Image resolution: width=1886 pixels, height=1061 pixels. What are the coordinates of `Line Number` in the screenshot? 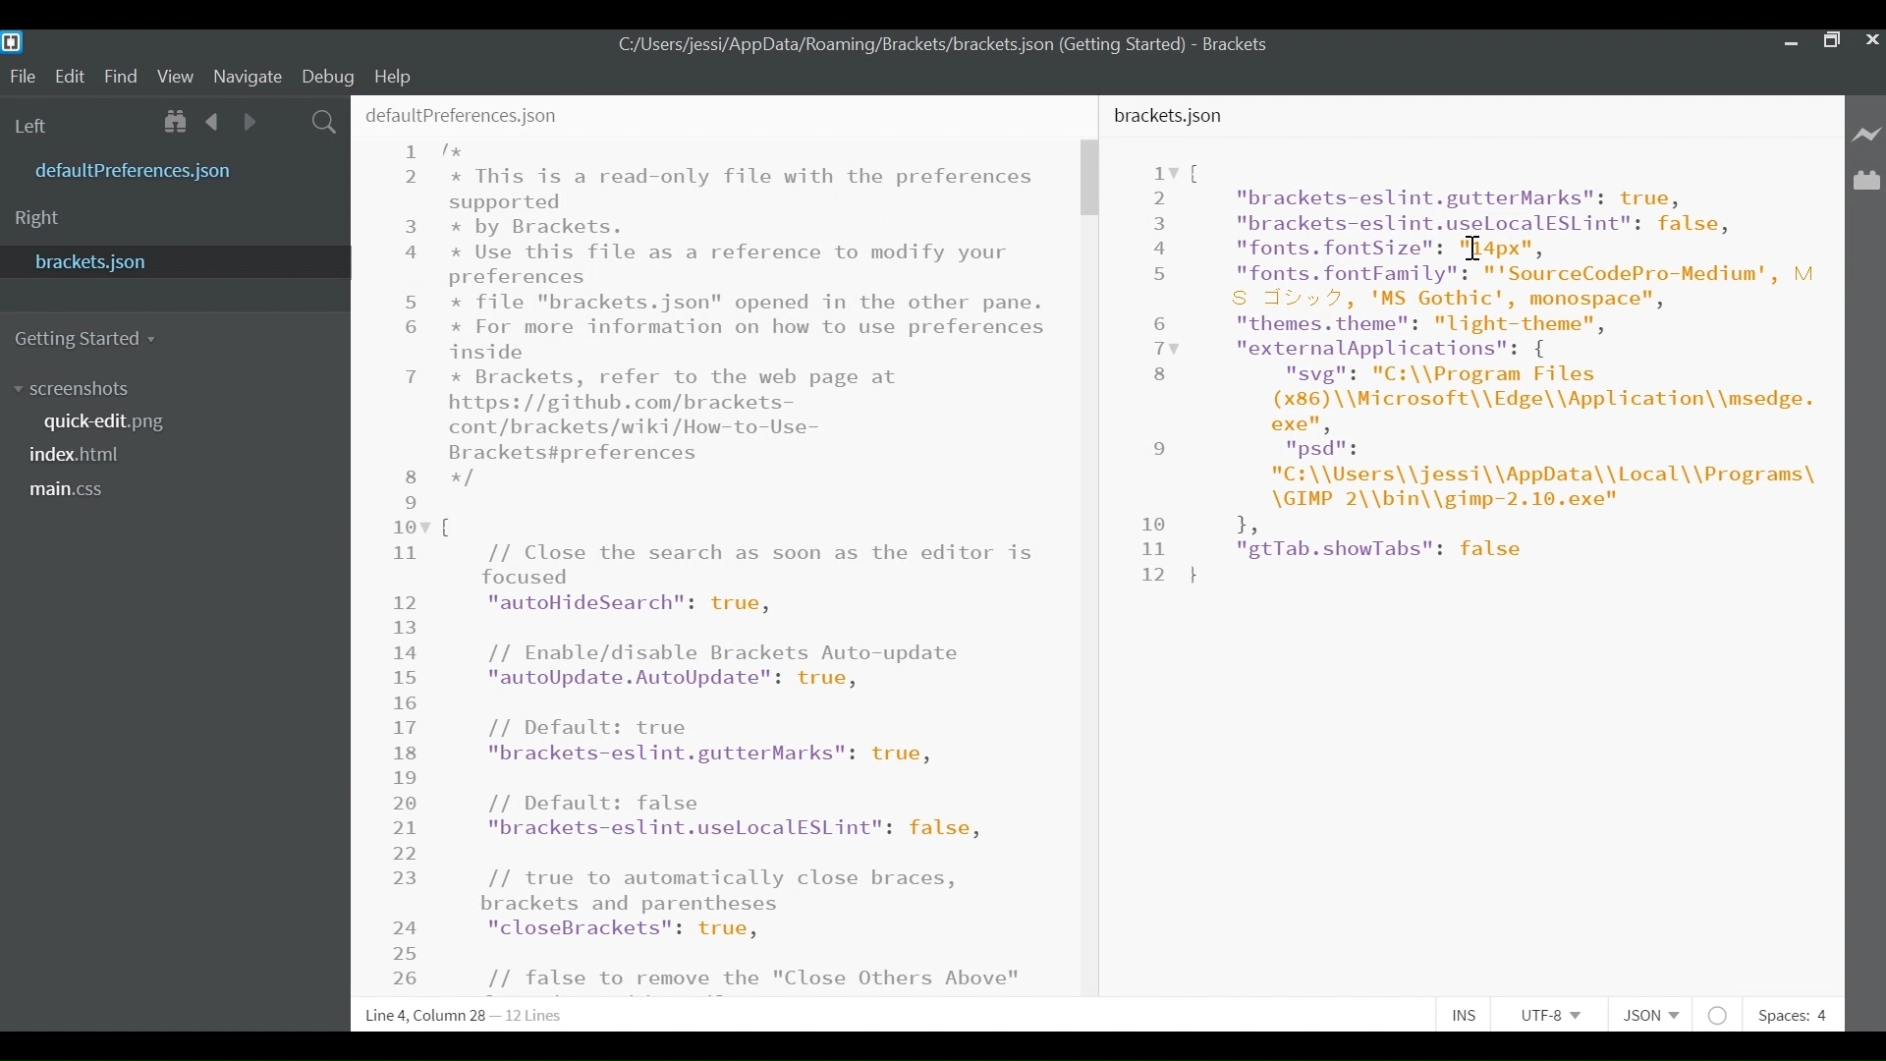 It's located at (1153, 373).